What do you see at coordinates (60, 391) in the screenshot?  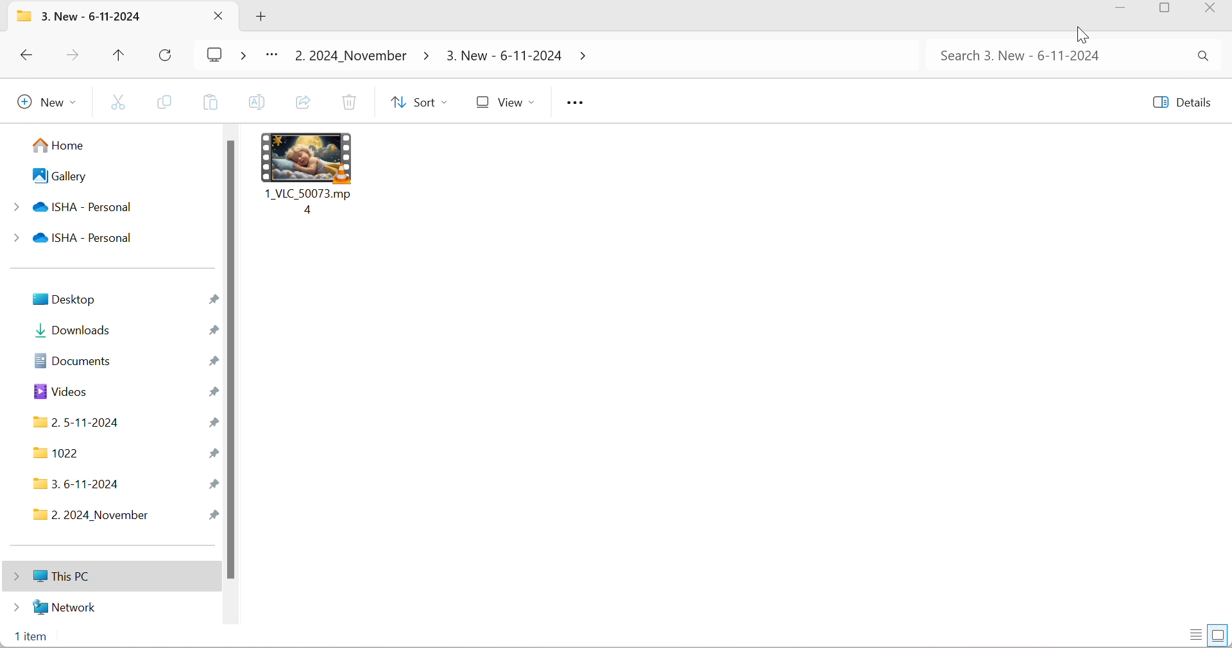 I see `Videos` at bounding box center [60, 391].